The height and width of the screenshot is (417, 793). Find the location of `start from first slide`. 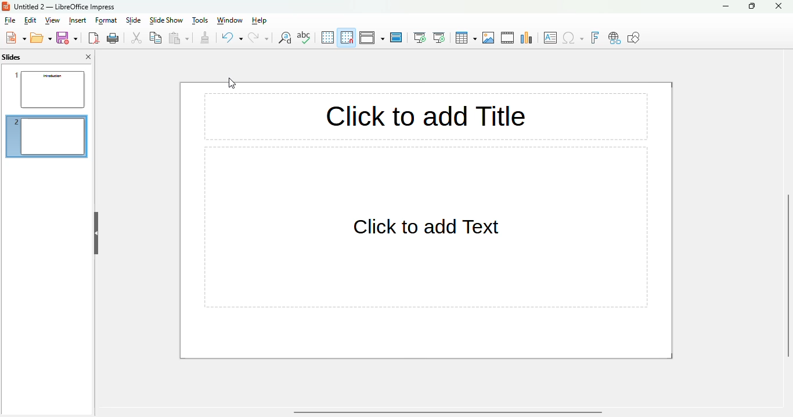

start from first slide is located at coordinates (420, 38).